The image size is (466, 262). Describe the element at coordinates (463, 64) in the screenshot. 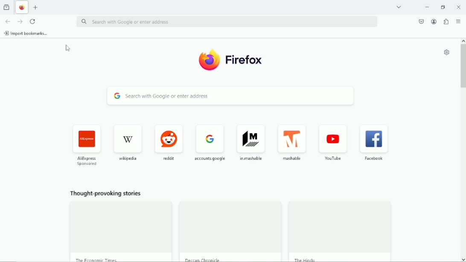

I see `Vertical scroll bar` at that location.